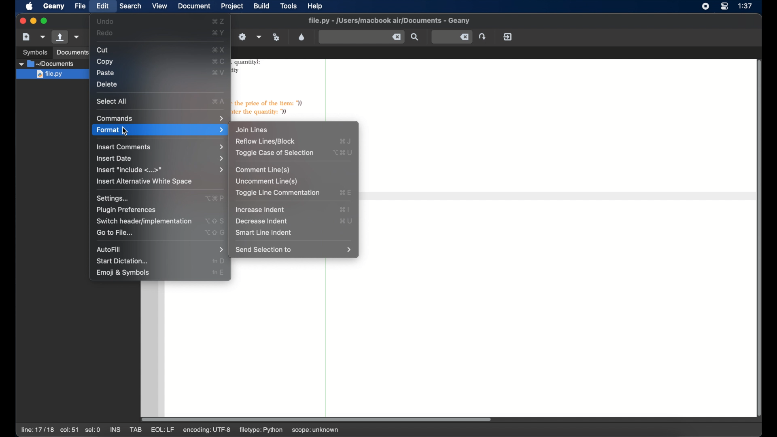 The height and width of the screenshot is (437, 777). I want to click on find the entered text in the current file, so click(415, 37).